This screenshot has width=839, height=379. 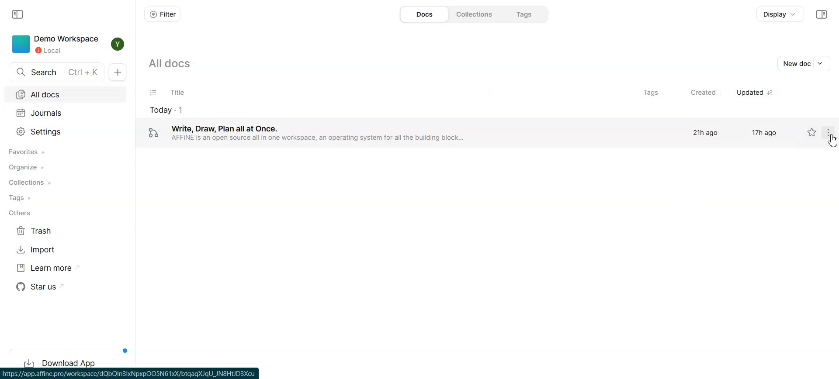 I want to click on Collapse sidebar, so click(x=821, y=14).